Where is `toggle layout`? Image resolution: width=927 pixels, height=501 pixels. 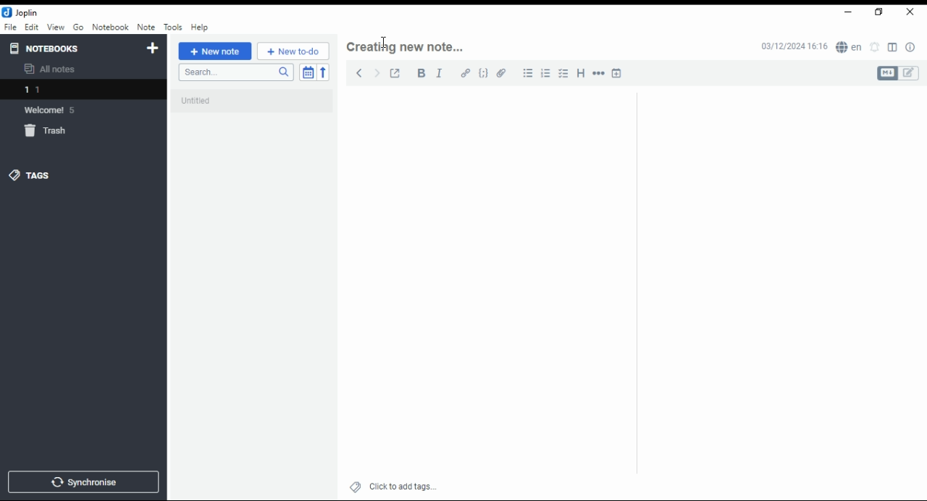 toggle layout is located at coordinates (893, 48).